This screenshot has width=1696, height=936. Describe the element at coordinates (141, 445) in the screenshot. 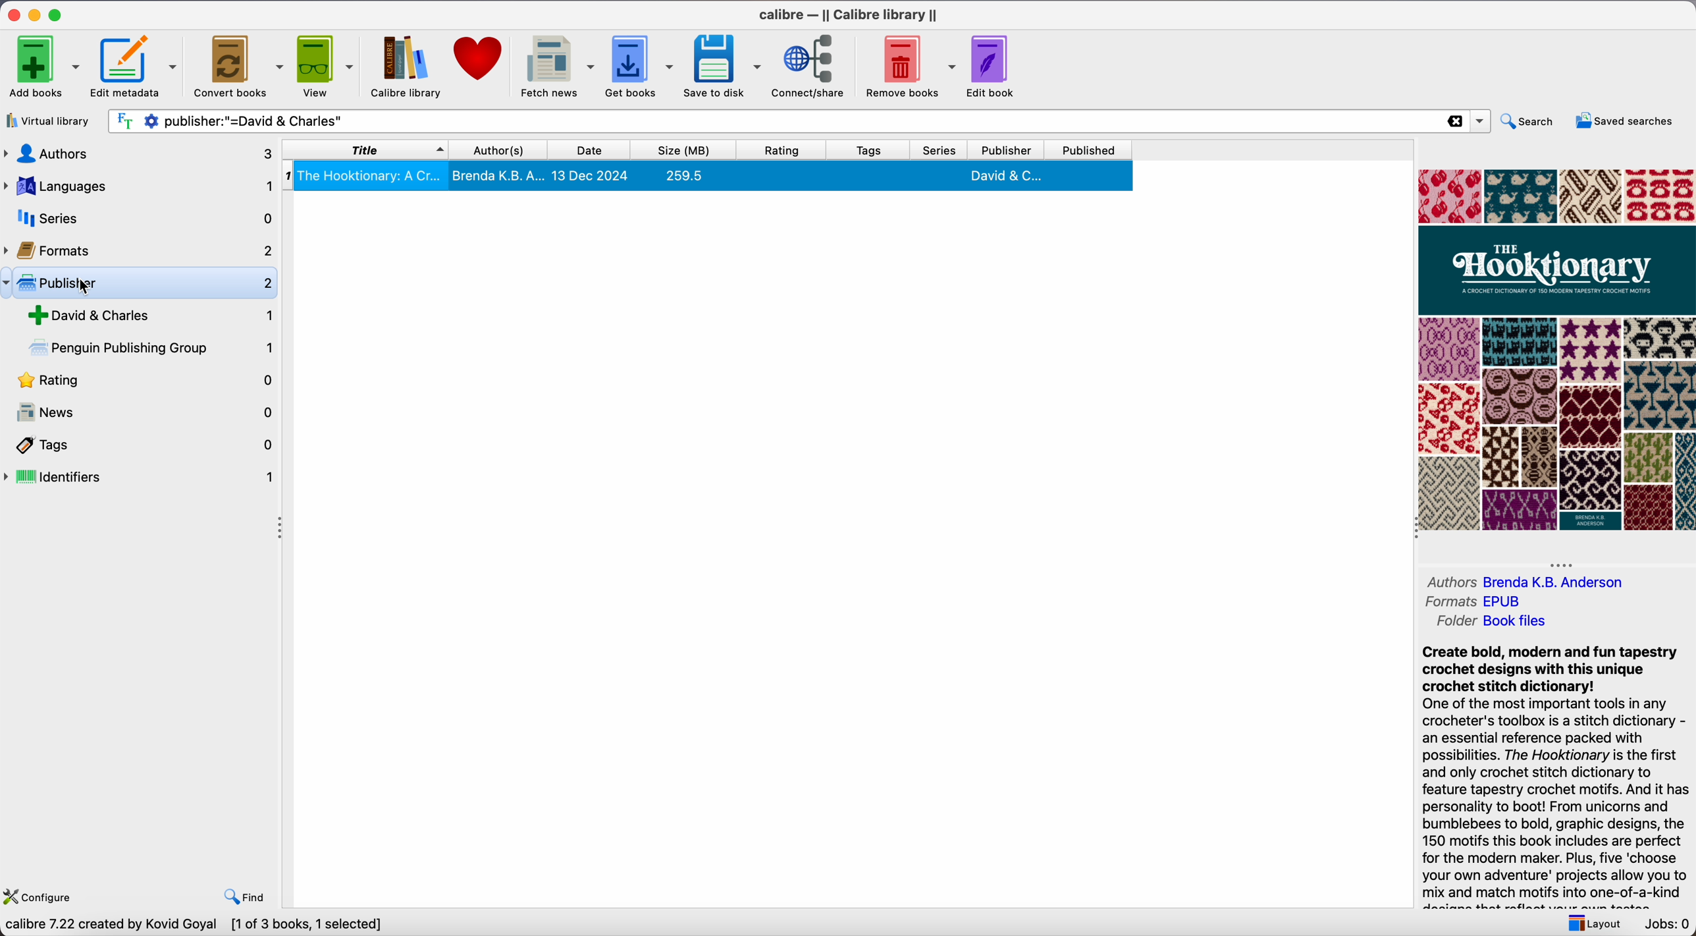

I see `tags` at that location.